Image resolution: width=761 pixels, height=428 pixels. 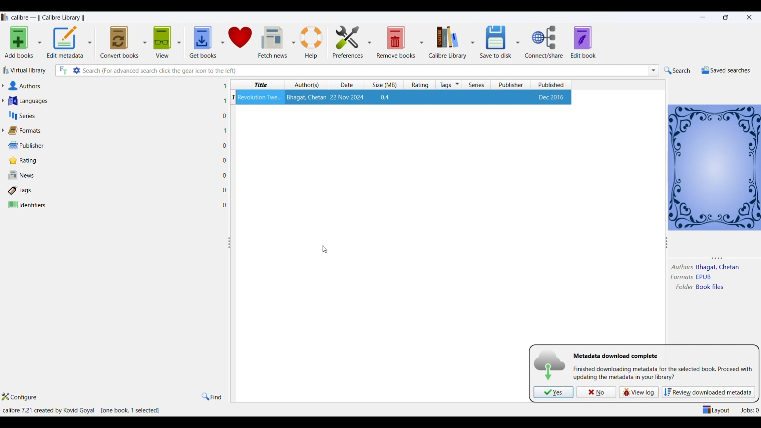 What do you see at coordinates (224, 175) in the screenshot?
I see `0` at bounding box center [224, 175].